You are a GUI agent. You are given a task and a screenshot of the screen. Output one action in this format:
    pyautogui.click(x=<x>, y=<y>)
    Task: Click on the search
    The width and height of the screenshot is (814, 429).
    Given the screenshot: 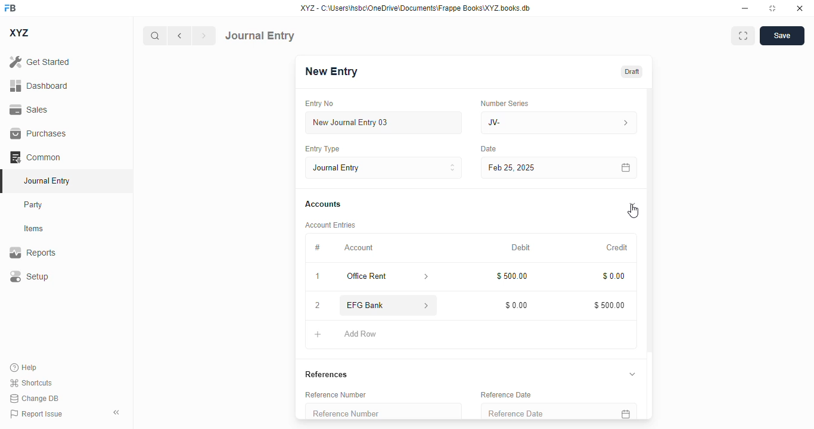 What is the action you would take?
    pyautogui.click(x=154, y=36)
    